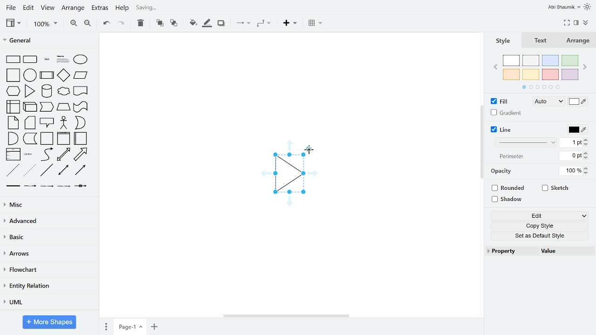 This screenshot has height=335, width=596. Describe the element at coordinates (47, 75) in the screenshot. I see `process` at that location.